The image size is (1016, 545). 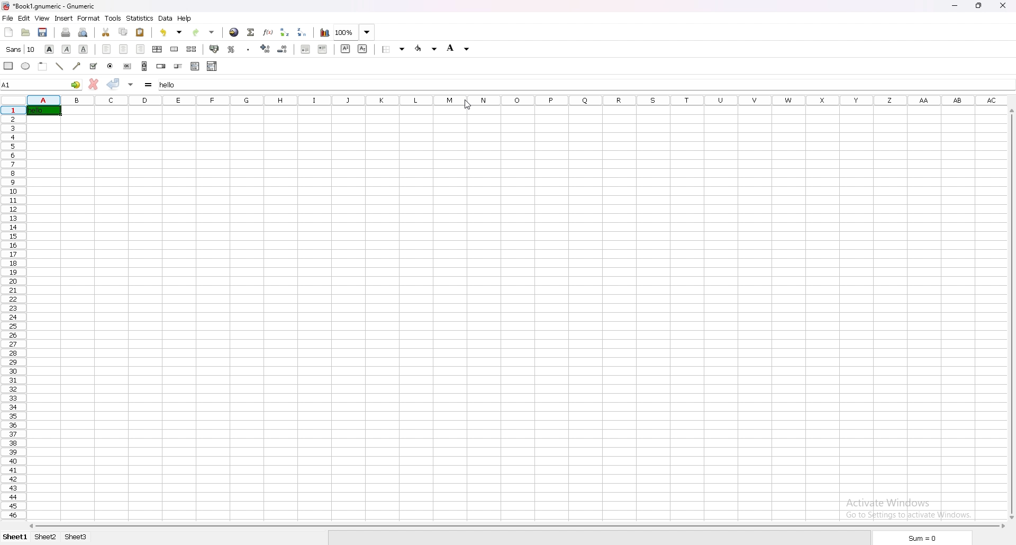 What do you see at coordinates (124, 31) in the screenshot?
I see `copy` at bounding box center [124, 31].